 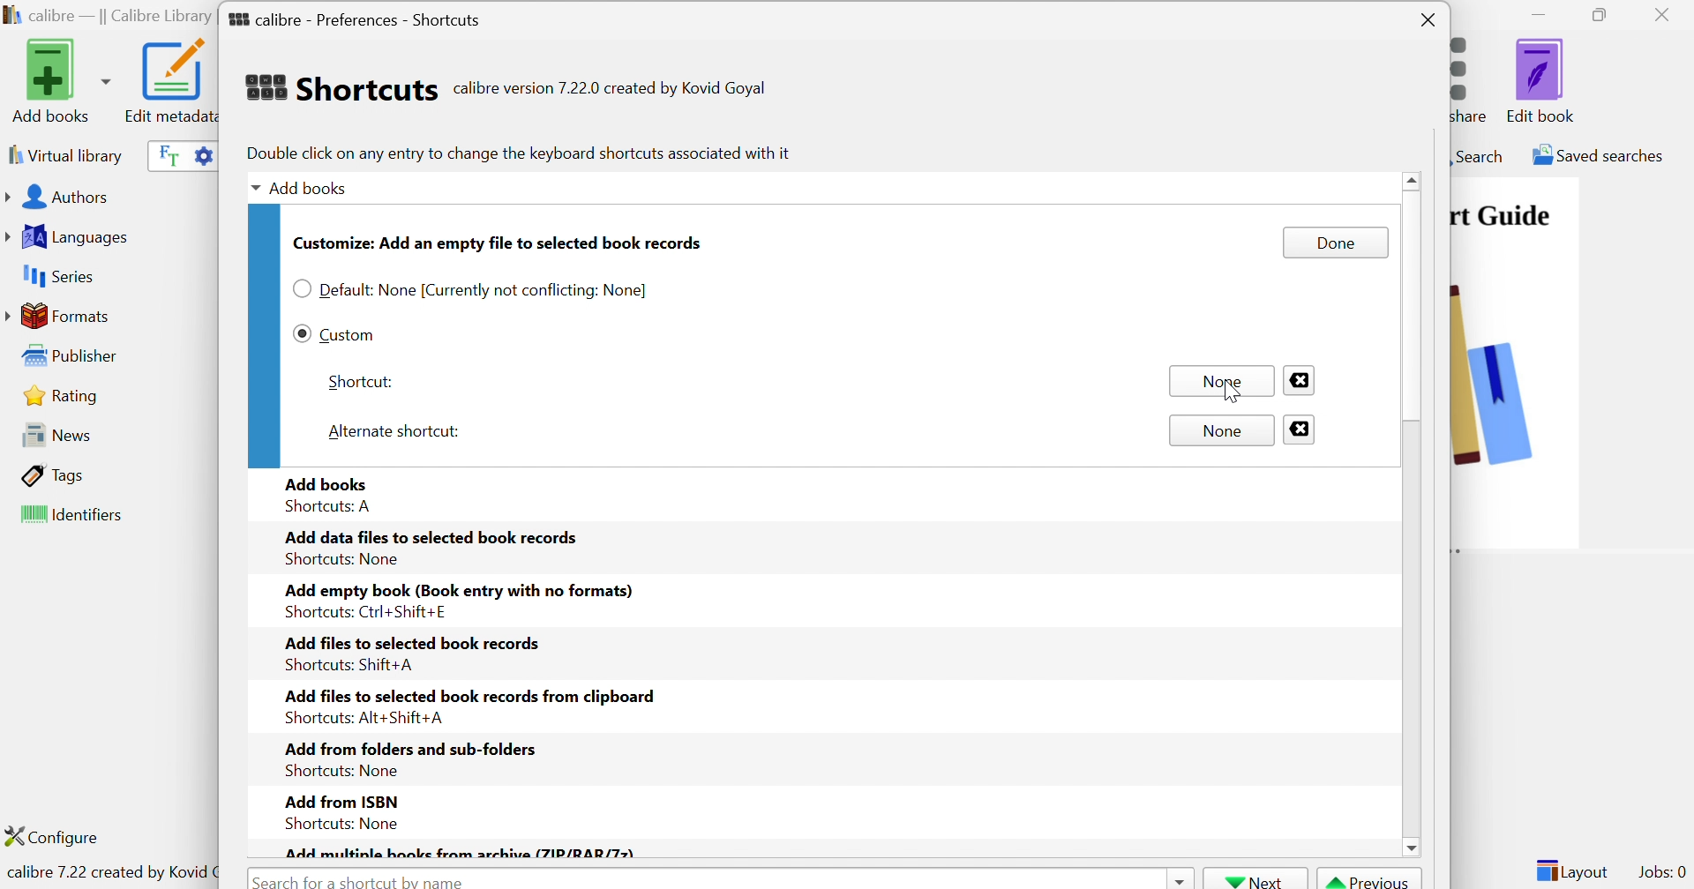 I want to click on Shortcuts: Shift+A, so click(x=348, y=665).